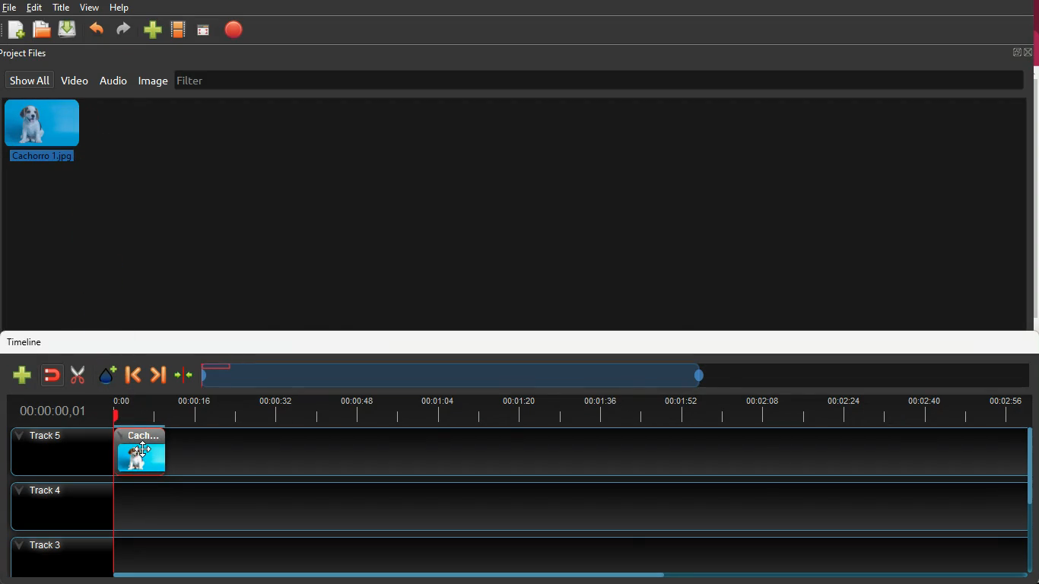 The width and height of the screenshot is (1039, 584). Describe the element at coordinates (29, 343) in the screenshot. I see `timeline` at that location.